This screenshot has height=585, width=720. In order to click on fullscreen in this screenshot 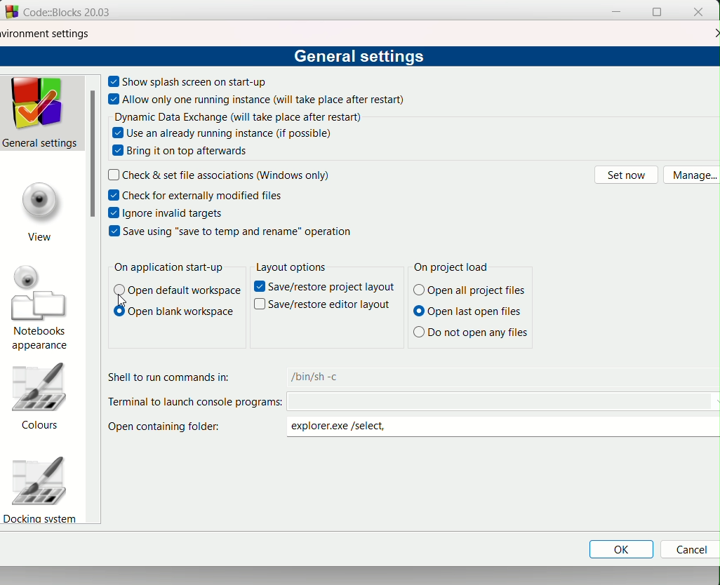, I will do `click(655, 13)`.